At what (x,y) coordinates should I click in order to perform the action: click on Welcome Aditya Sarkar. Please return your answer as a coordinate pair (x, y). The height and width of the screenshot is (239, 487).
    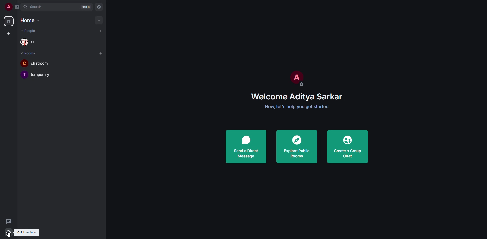
    Looking at the image, I should click on (297, 97).